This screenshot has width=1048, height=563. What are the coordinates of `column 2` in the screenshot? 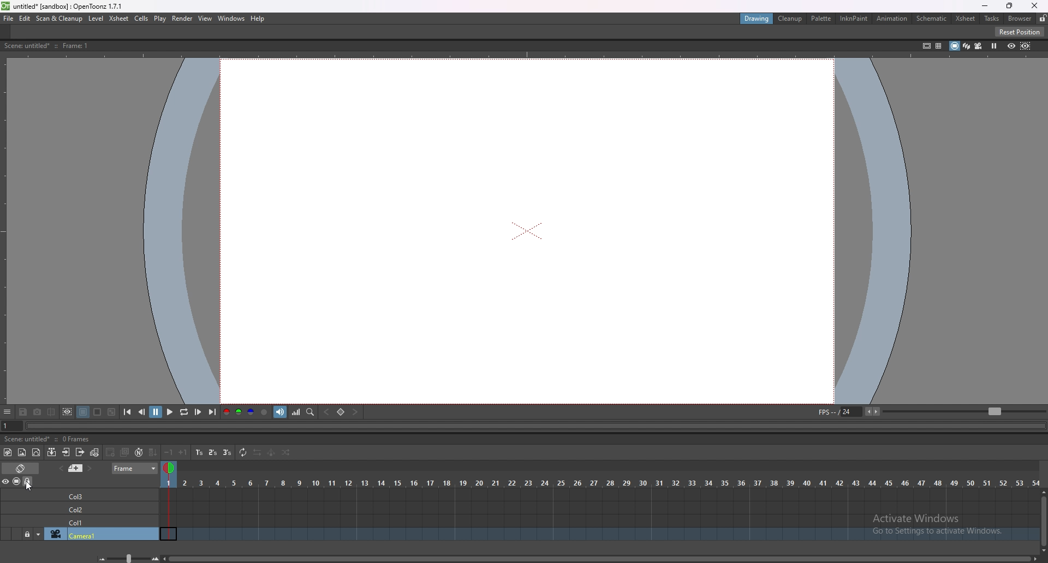 It's located at (101, 508).